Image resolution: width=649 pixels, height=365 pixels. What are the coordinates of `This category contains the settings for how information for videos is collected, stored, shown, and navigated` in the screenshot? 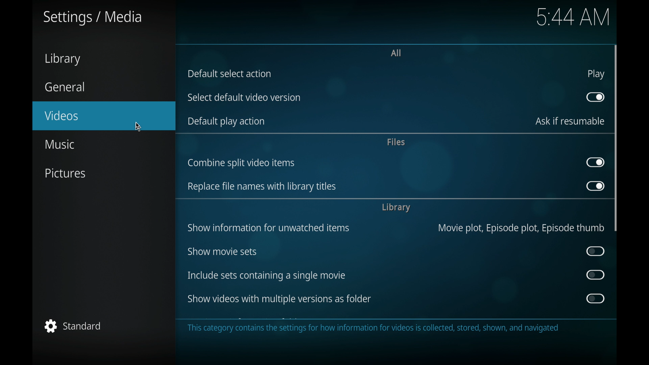 It's located at (372, 328).